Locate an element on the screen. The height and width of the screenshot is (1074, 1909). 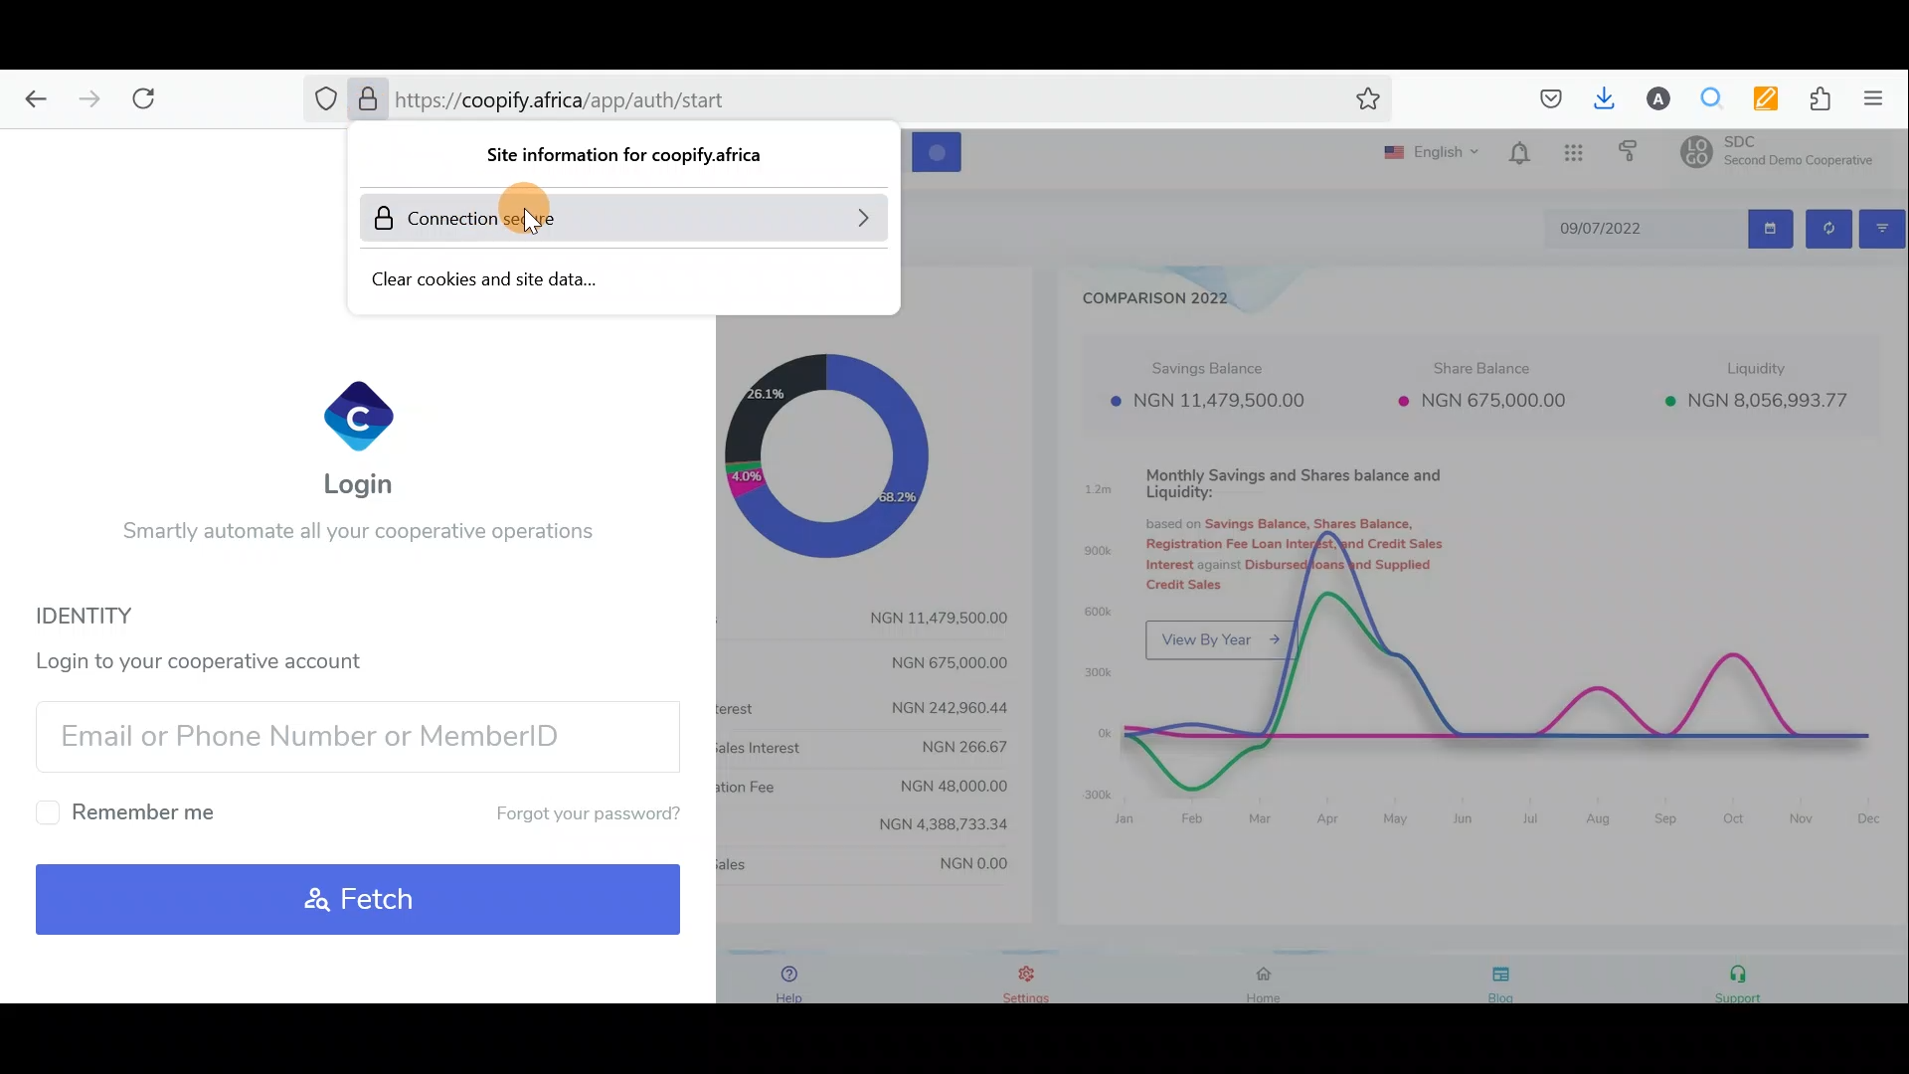
Dashboard with charts is located at coordinates (1422, 569).